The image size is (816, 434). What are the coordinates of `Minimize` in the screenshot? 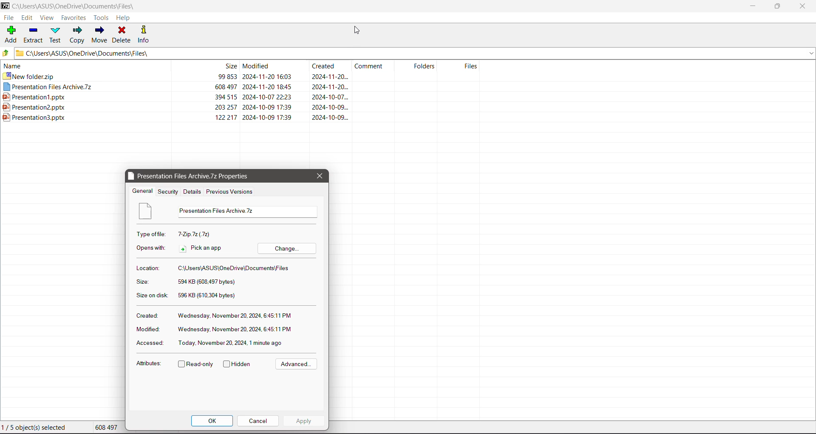 It's located at (754, 6).